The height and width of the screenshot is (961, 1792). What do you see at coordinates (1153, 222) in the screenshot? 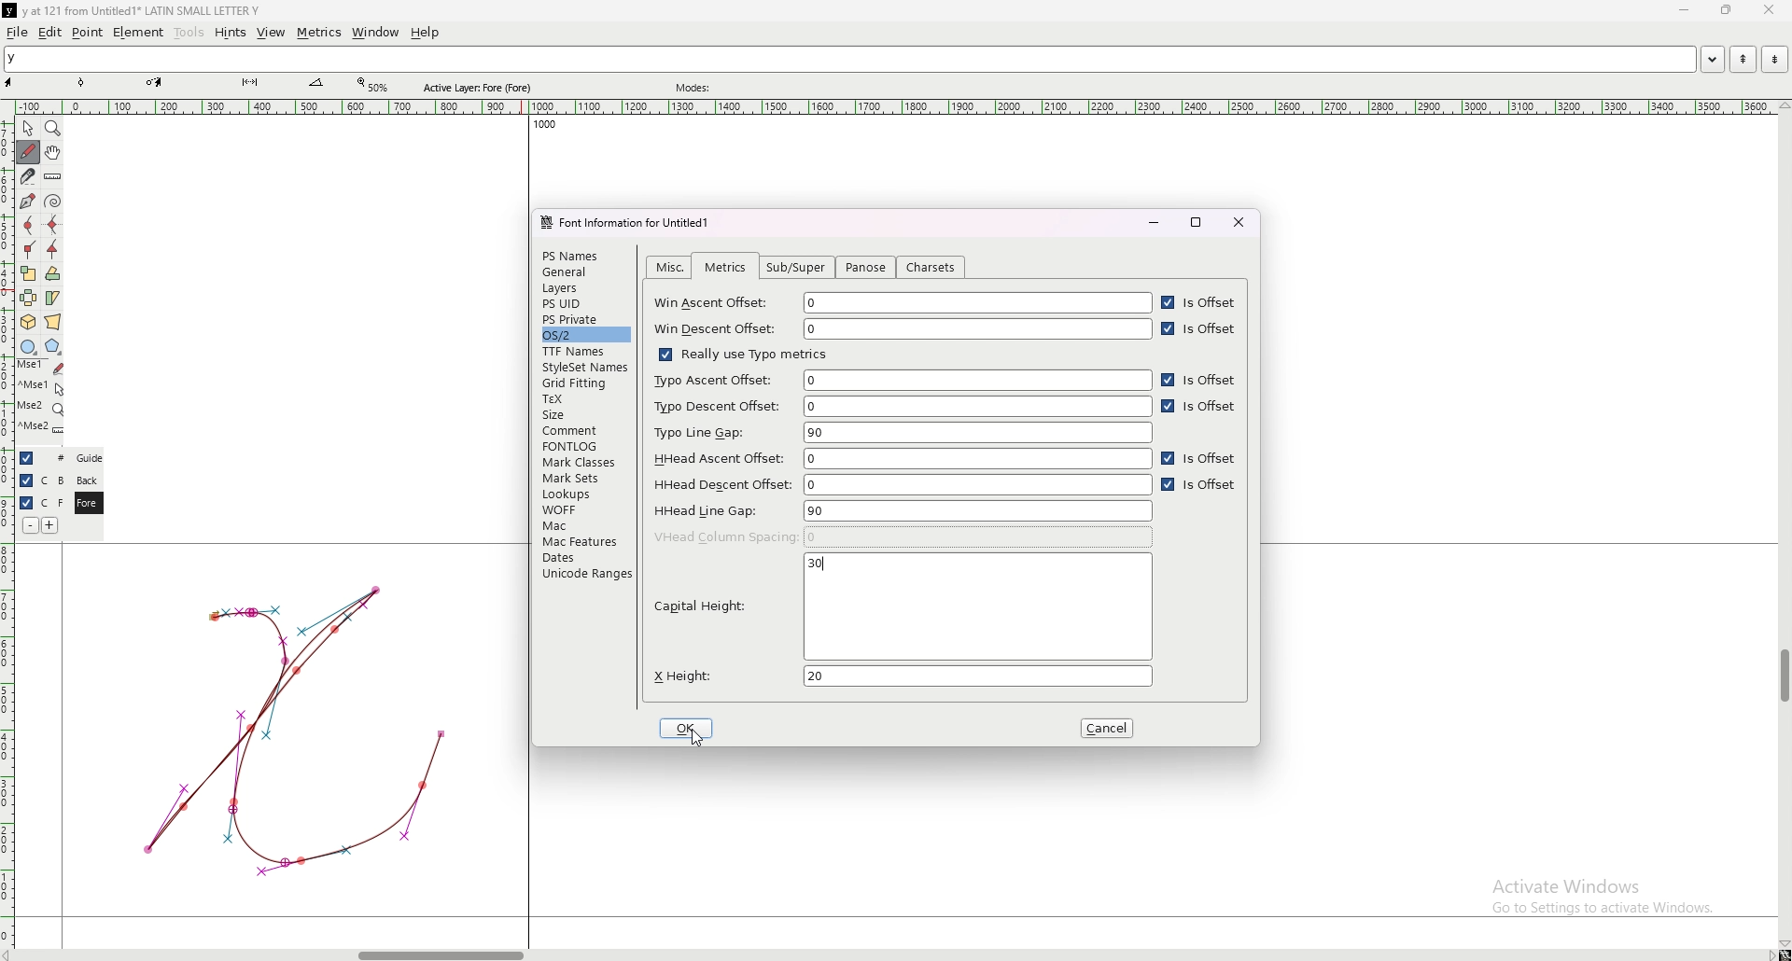
I see `minimize` at bounding box center [1153, 222].